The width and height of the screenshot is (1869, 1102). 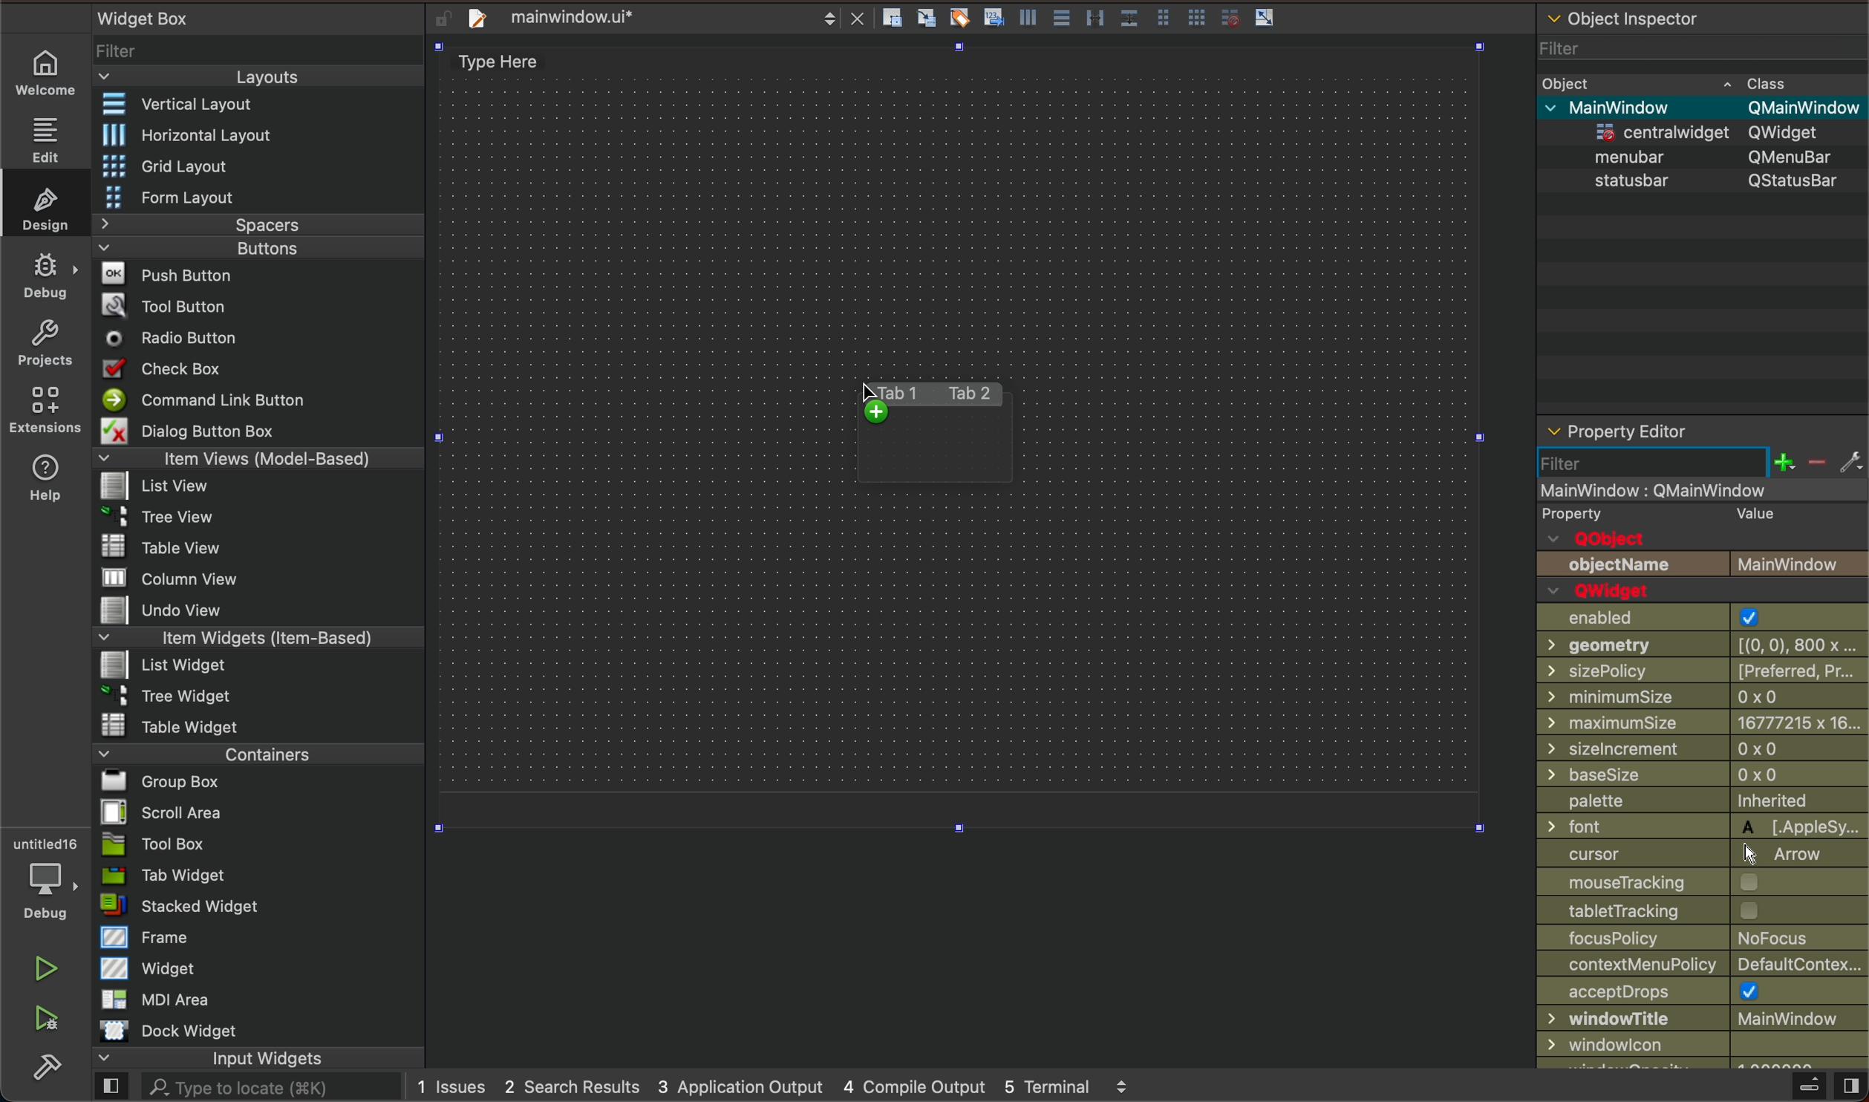 I want to click on menubar QMenuBar, so click(x=1699, y=155).